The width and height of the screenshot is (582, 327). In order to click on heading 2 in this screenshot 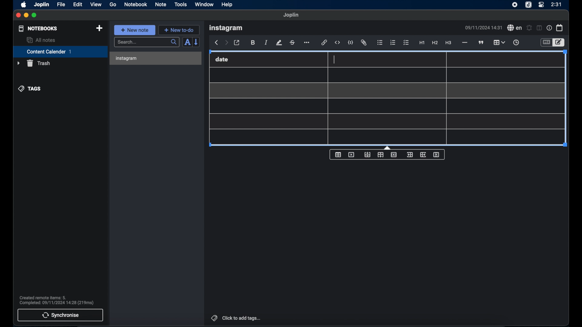, I will do `click(435, 43)`.